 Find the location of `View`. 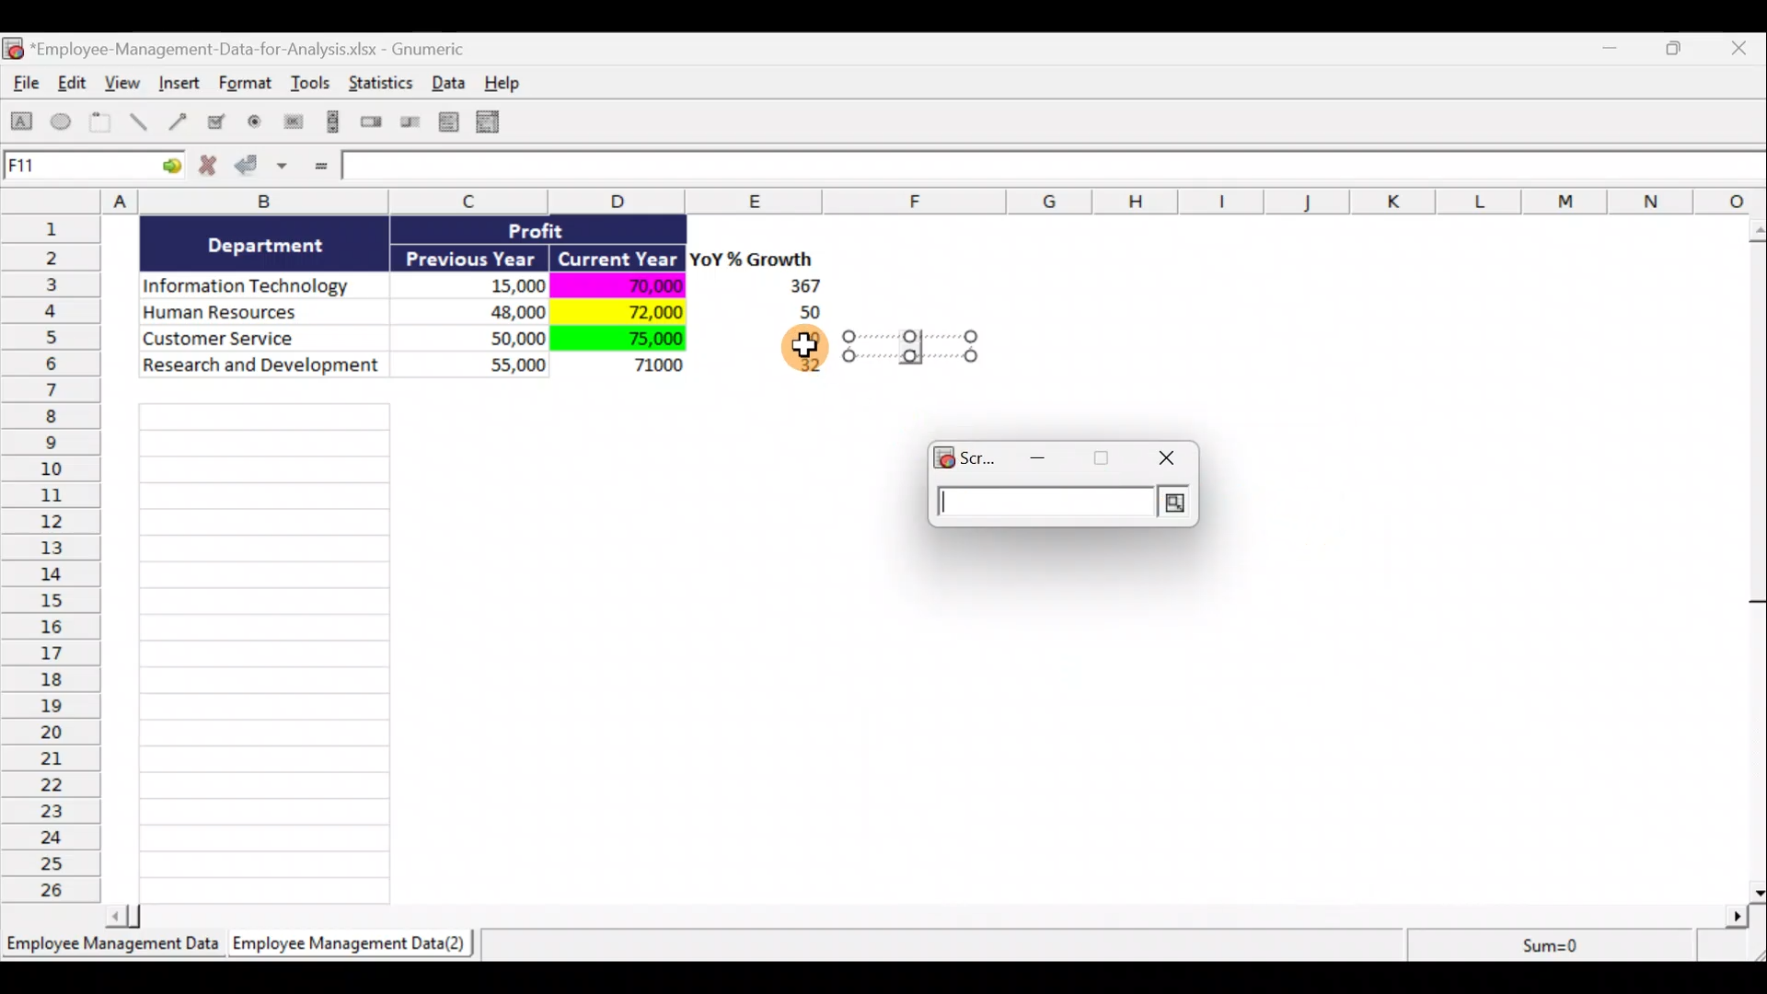

View is located at coordinates (125, 83).